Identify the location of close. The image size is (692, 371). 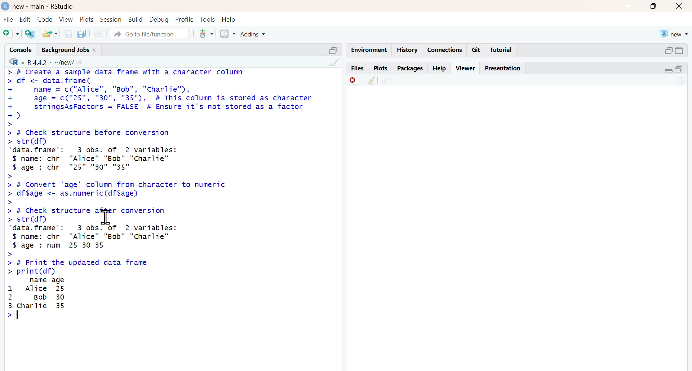
(679, 6).